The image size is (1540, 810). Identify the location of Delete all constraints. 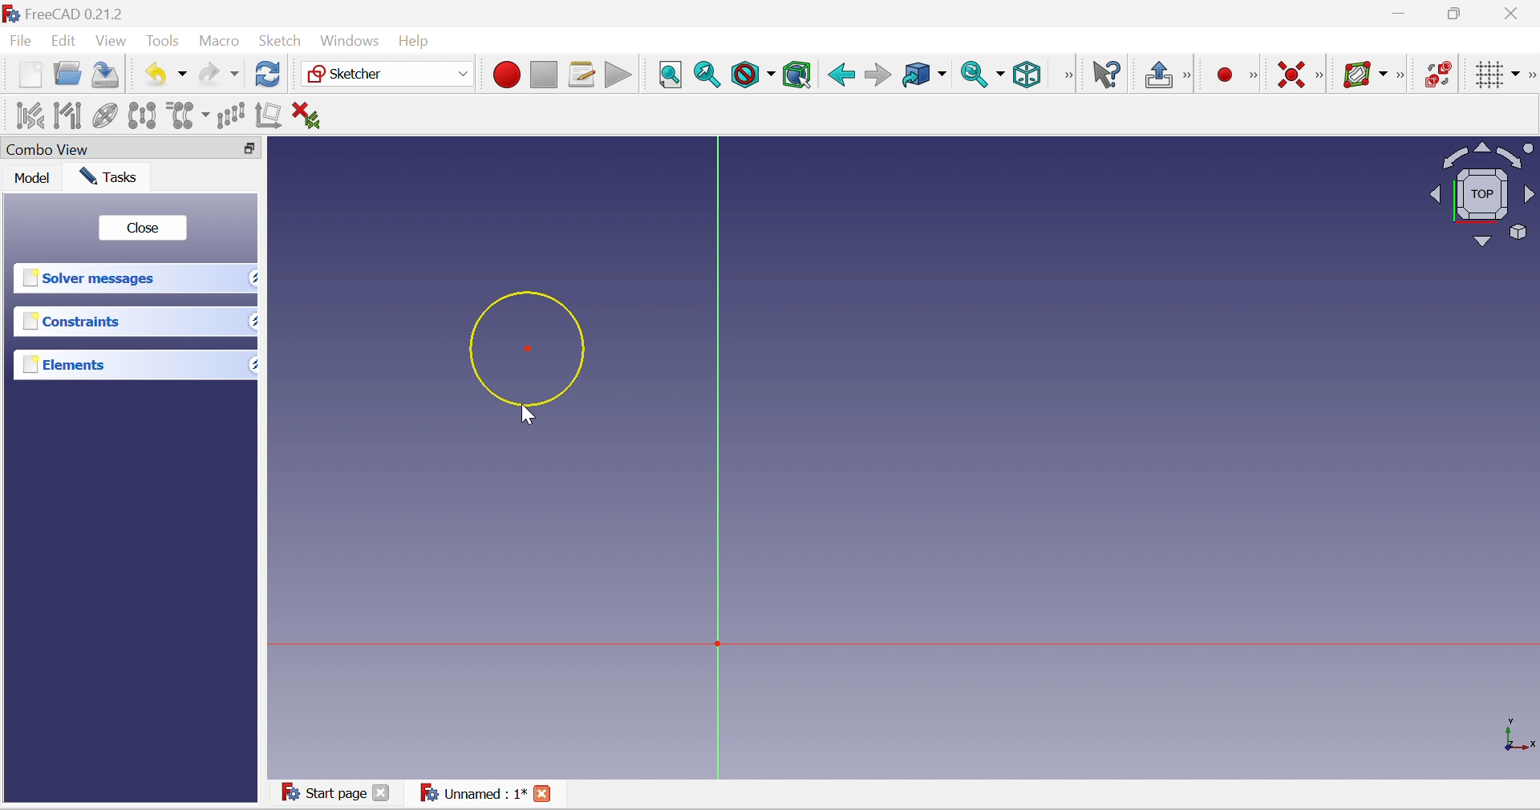
(307, 115).